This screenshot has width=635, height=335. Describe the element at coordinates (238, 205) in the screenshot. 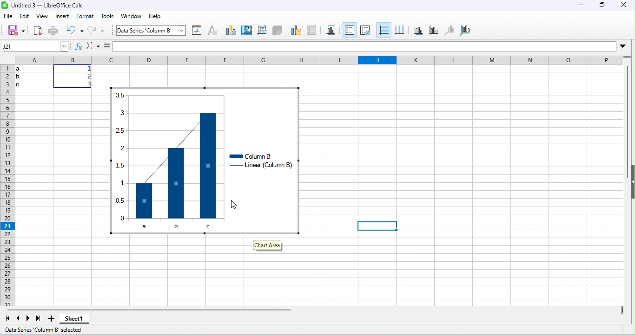

I see `cursor movement` at that location.